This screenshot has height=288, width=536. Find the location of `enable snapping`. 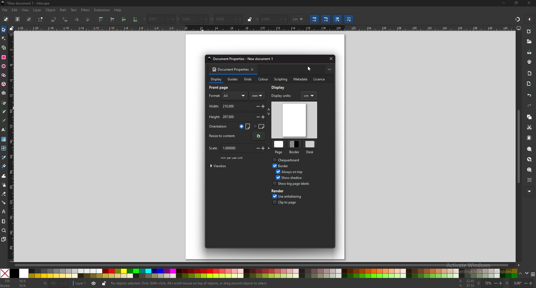

enable snapping is located at coordinates (528, 19).